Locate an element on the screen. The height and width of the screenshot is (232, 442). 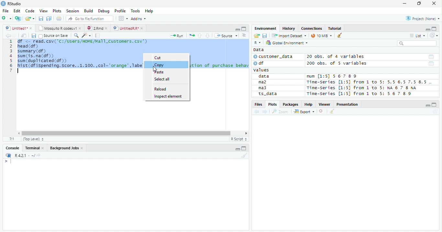
Code is located at coordinates (30, 11).